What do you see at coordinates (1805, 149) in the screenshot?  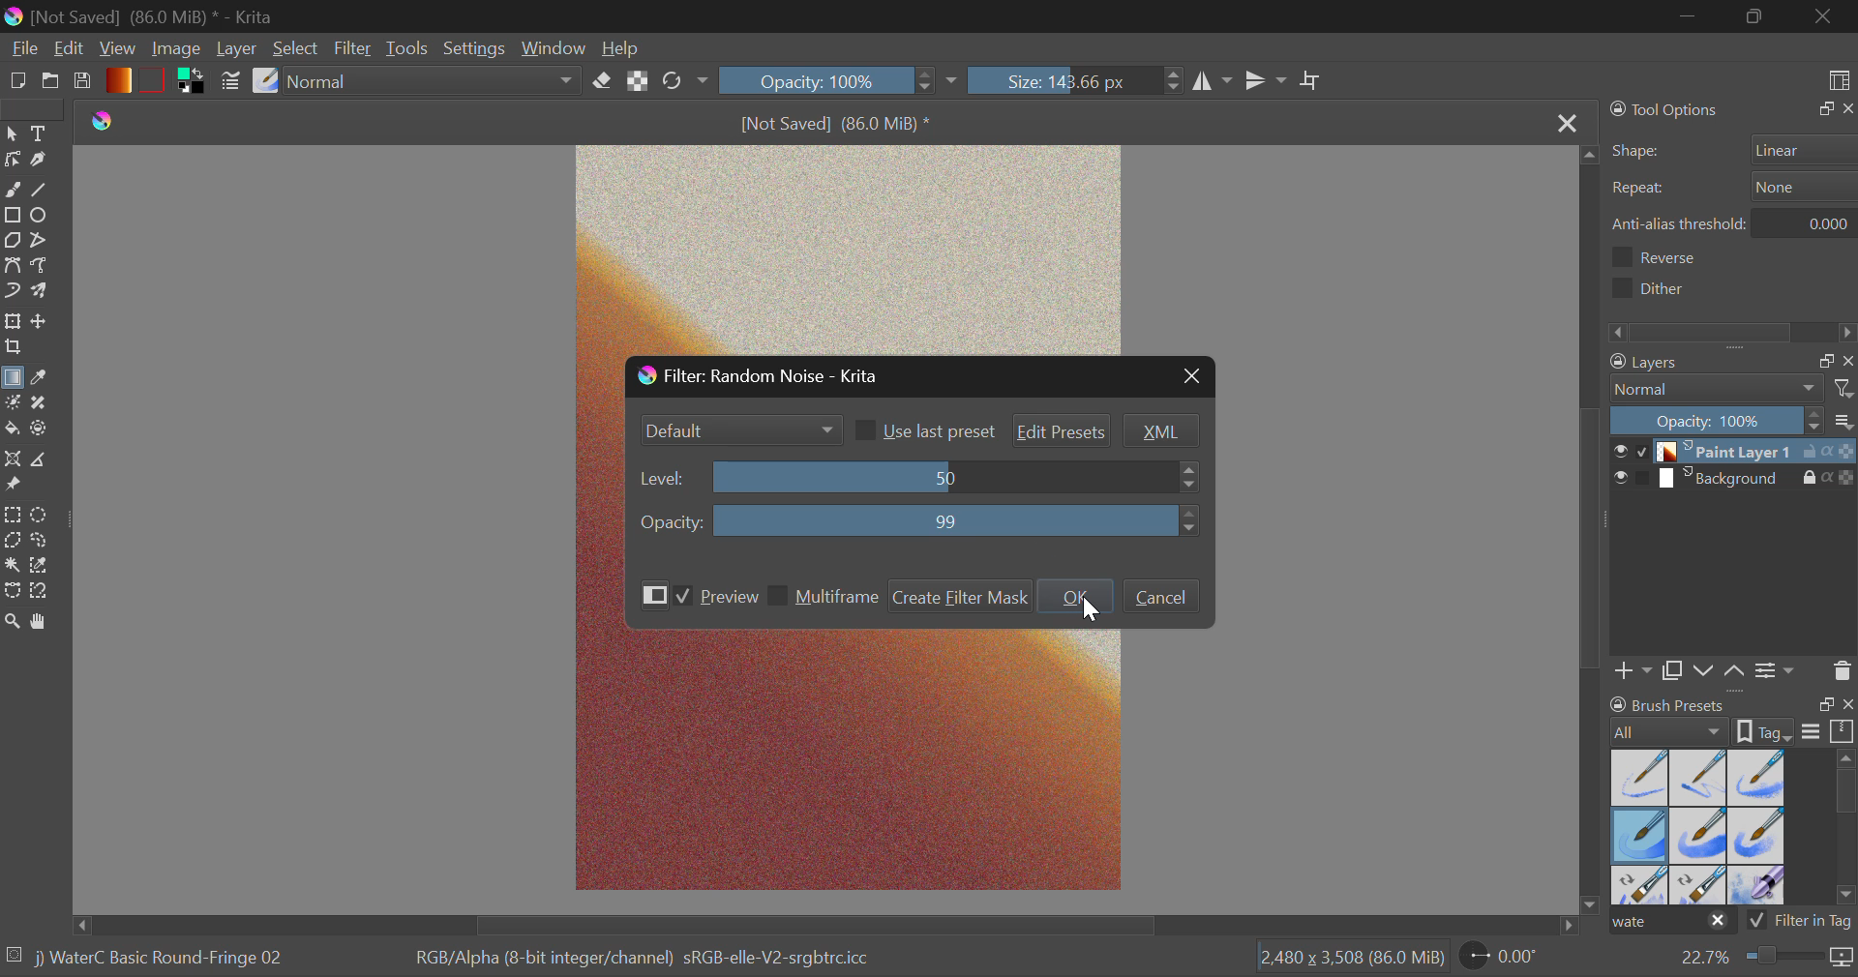 I see `Shape selector` at bounding box center [1805, 149].